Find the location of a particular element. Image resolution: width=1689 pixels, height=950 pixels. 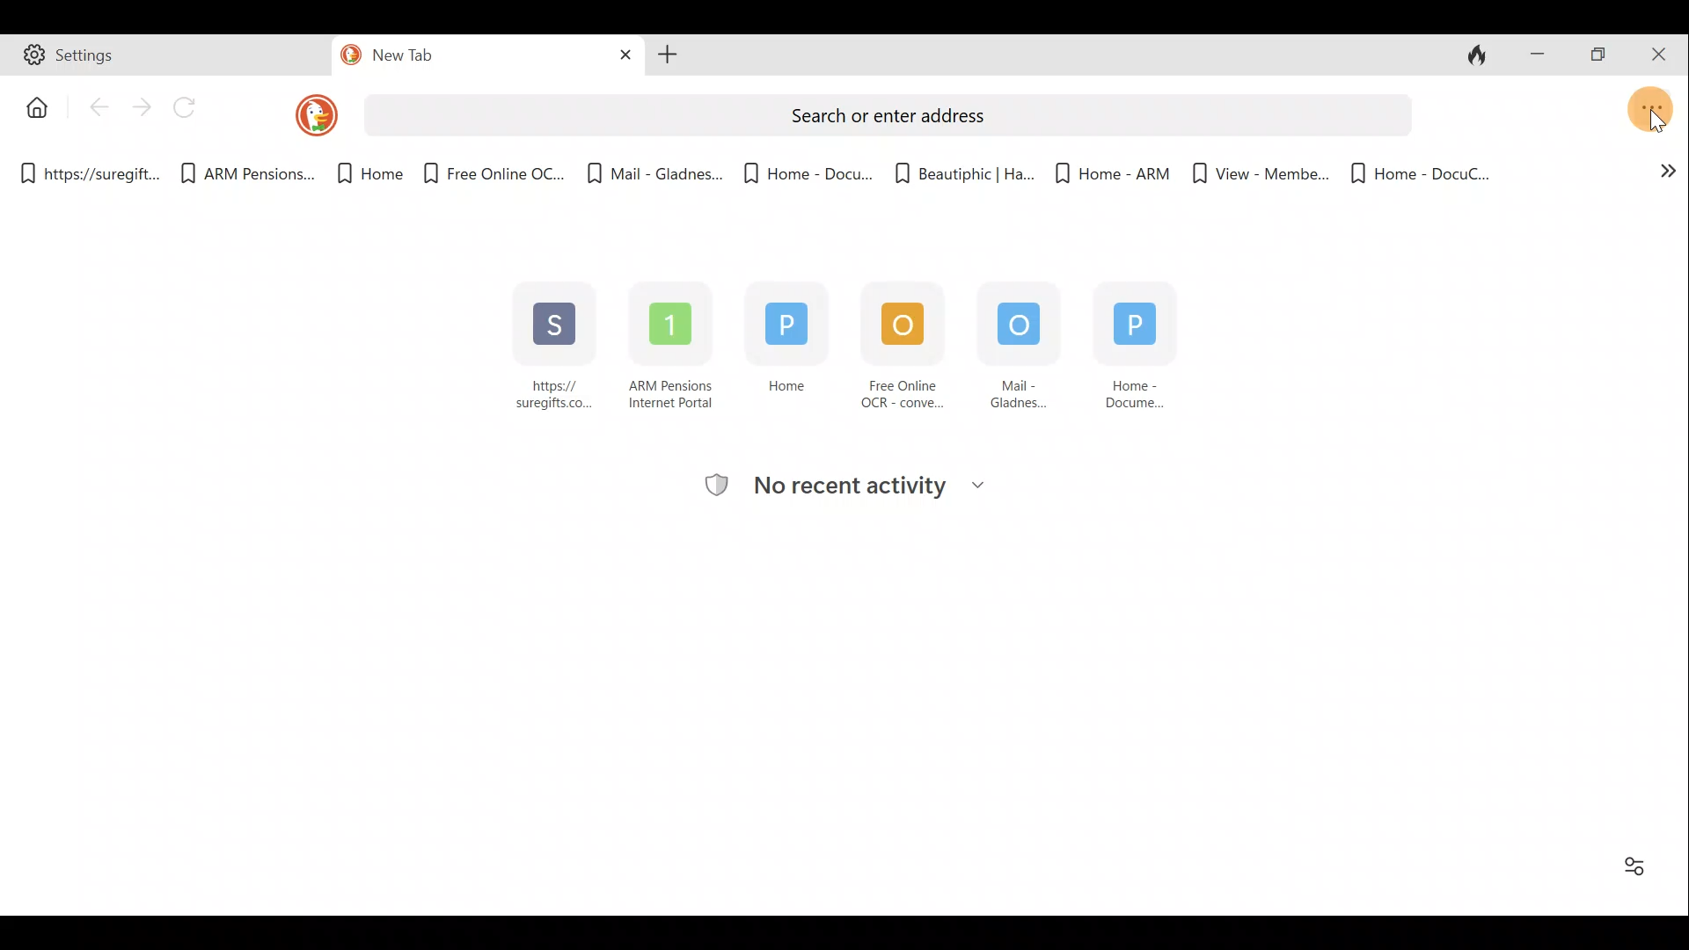

Bookmark 2 is located at coordinates (249, 171).